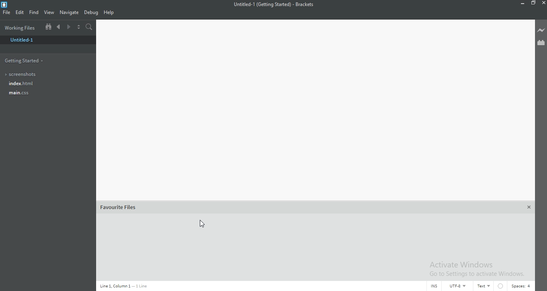 Image resolution: width=547 pixels, height=291 pixels. Describe the element at coordinates (521, 3) in the screenshot. I see `Minimise` at that location.